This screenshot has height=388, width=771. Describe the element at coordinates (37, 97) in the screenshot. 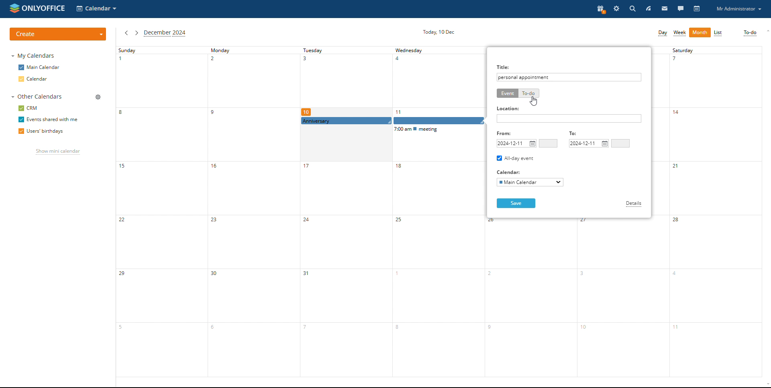

I see `other calendars` at that location.